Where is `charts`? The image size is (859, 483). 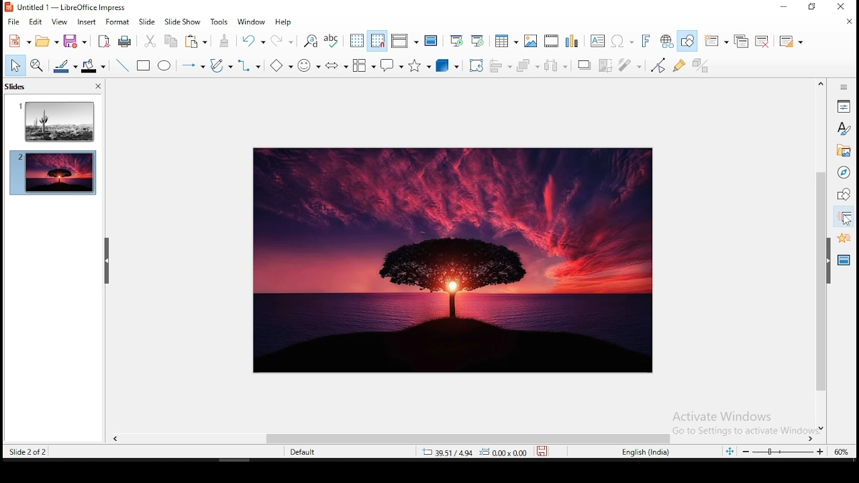
charts is located at coordinates (572, 42).